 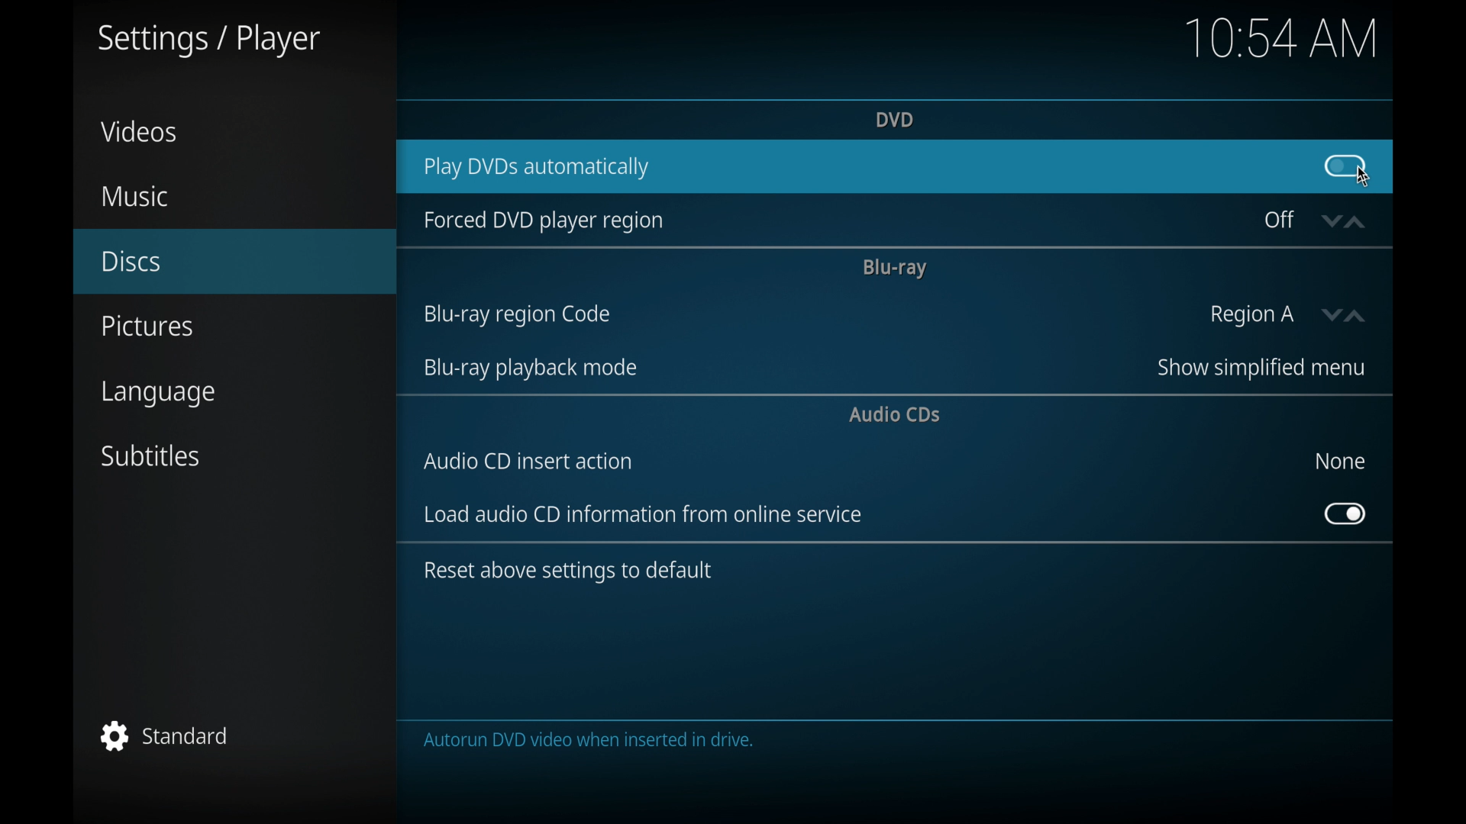 What do you see at coordinates (1339, 461) in the screenshot?
I see `none` at bounding box center [1339, 461].